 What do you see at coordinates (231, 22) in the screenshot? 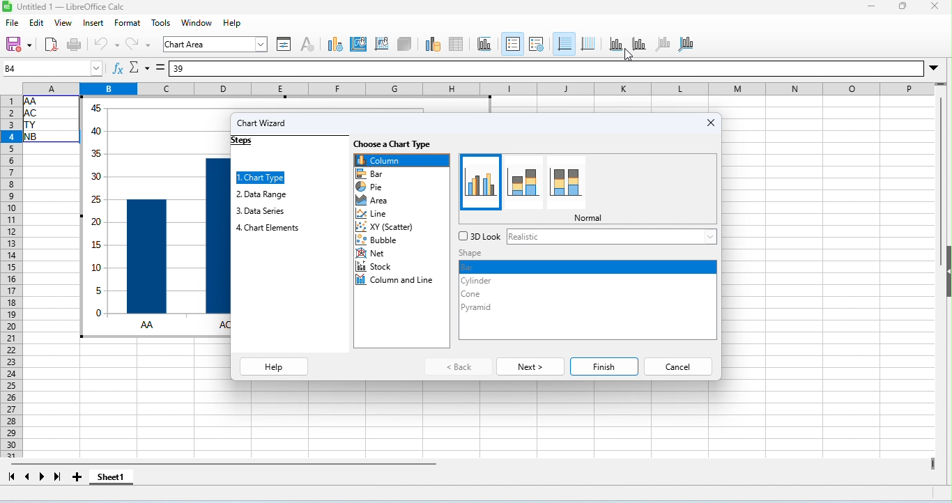
I see `help ` at bounding box center [231, 22].